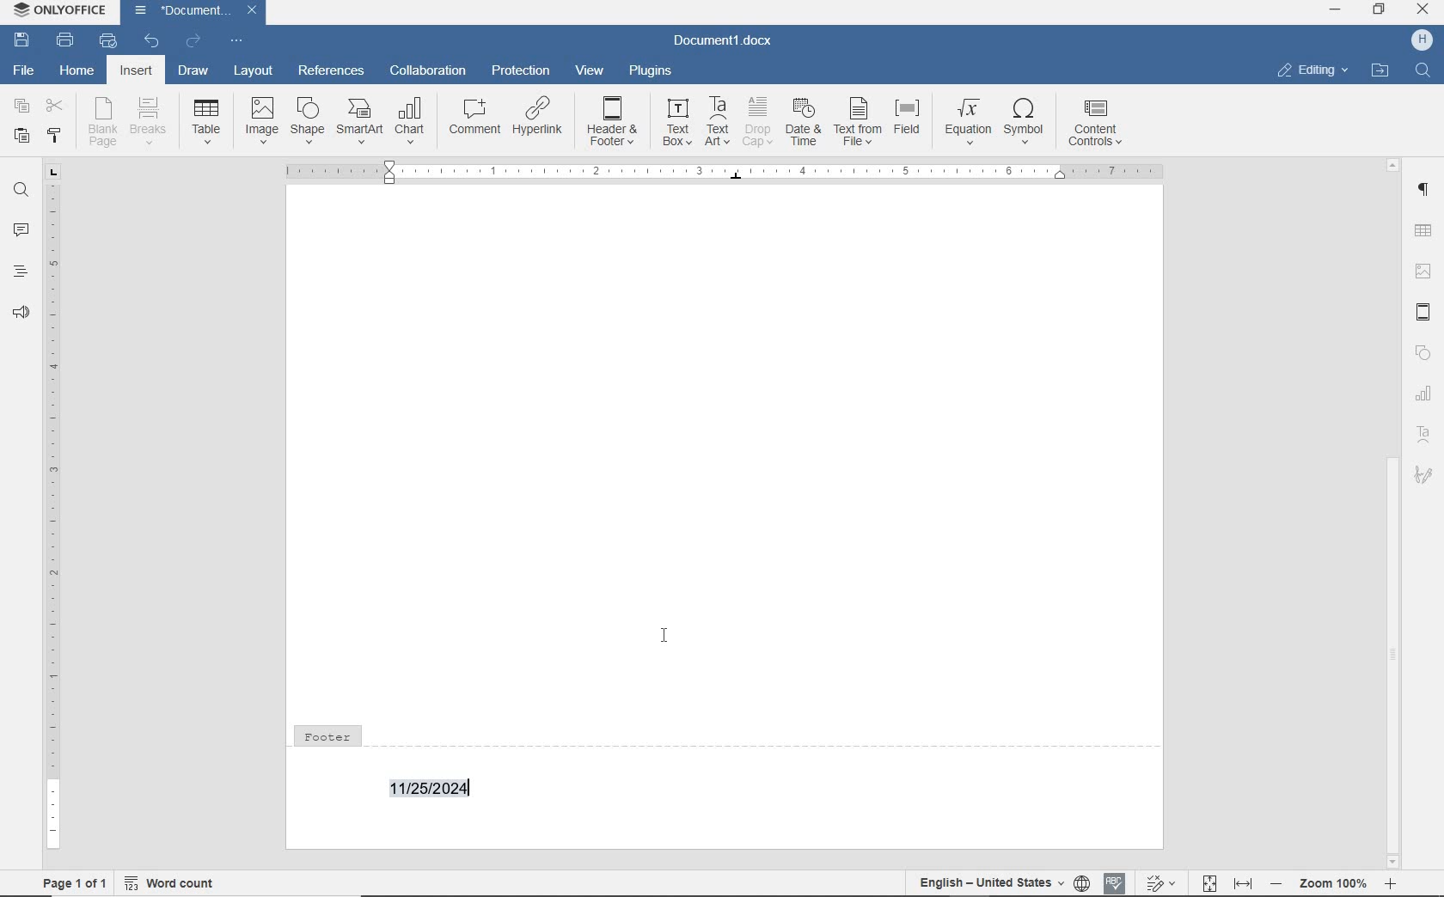 This screenshot has width=1444, height=897. What do you see at coordinates (331, 738) in the screenshot?
I see `Footer` at bounding box center [331, 738].